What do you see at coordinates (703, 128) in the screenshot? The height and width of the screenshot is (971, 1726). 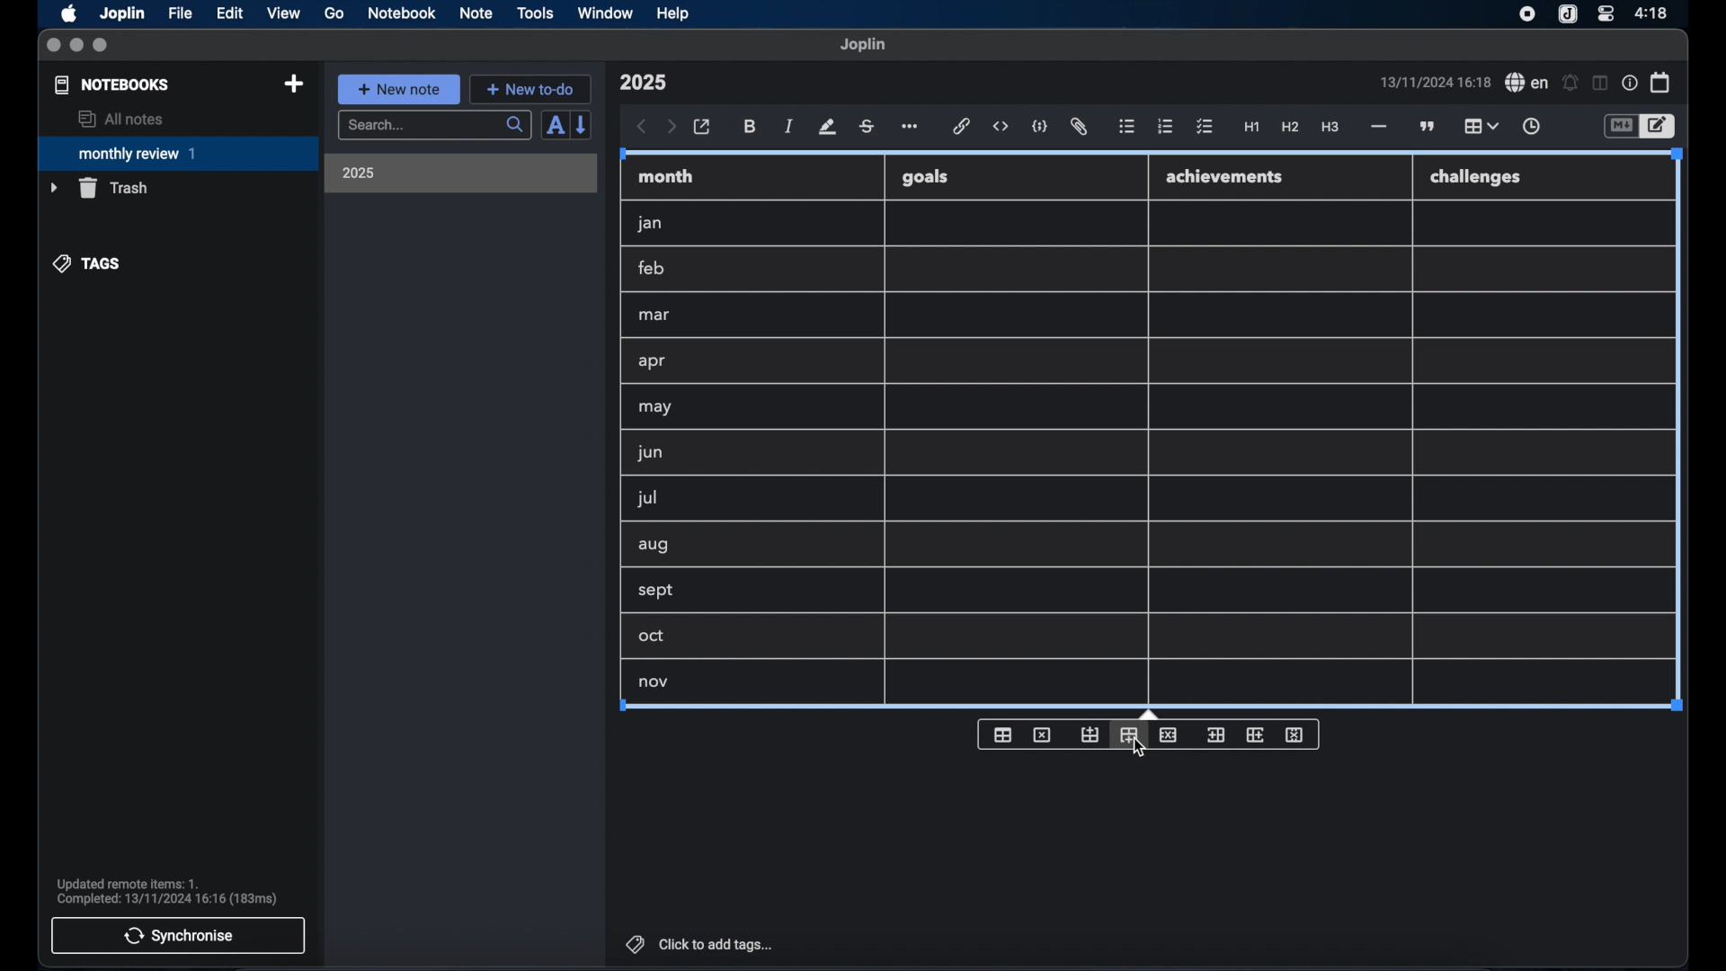 I see `open in external editor` at bounding box center [703, 128].